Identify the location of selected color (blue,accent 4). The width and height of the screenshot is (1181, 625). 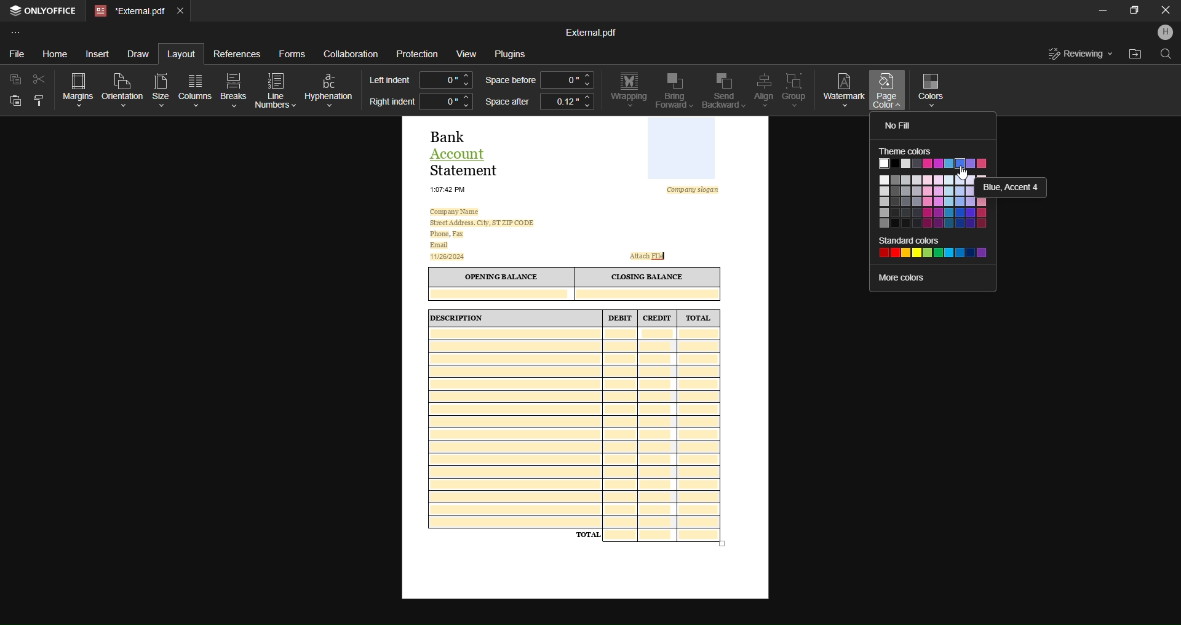
(960, 163).